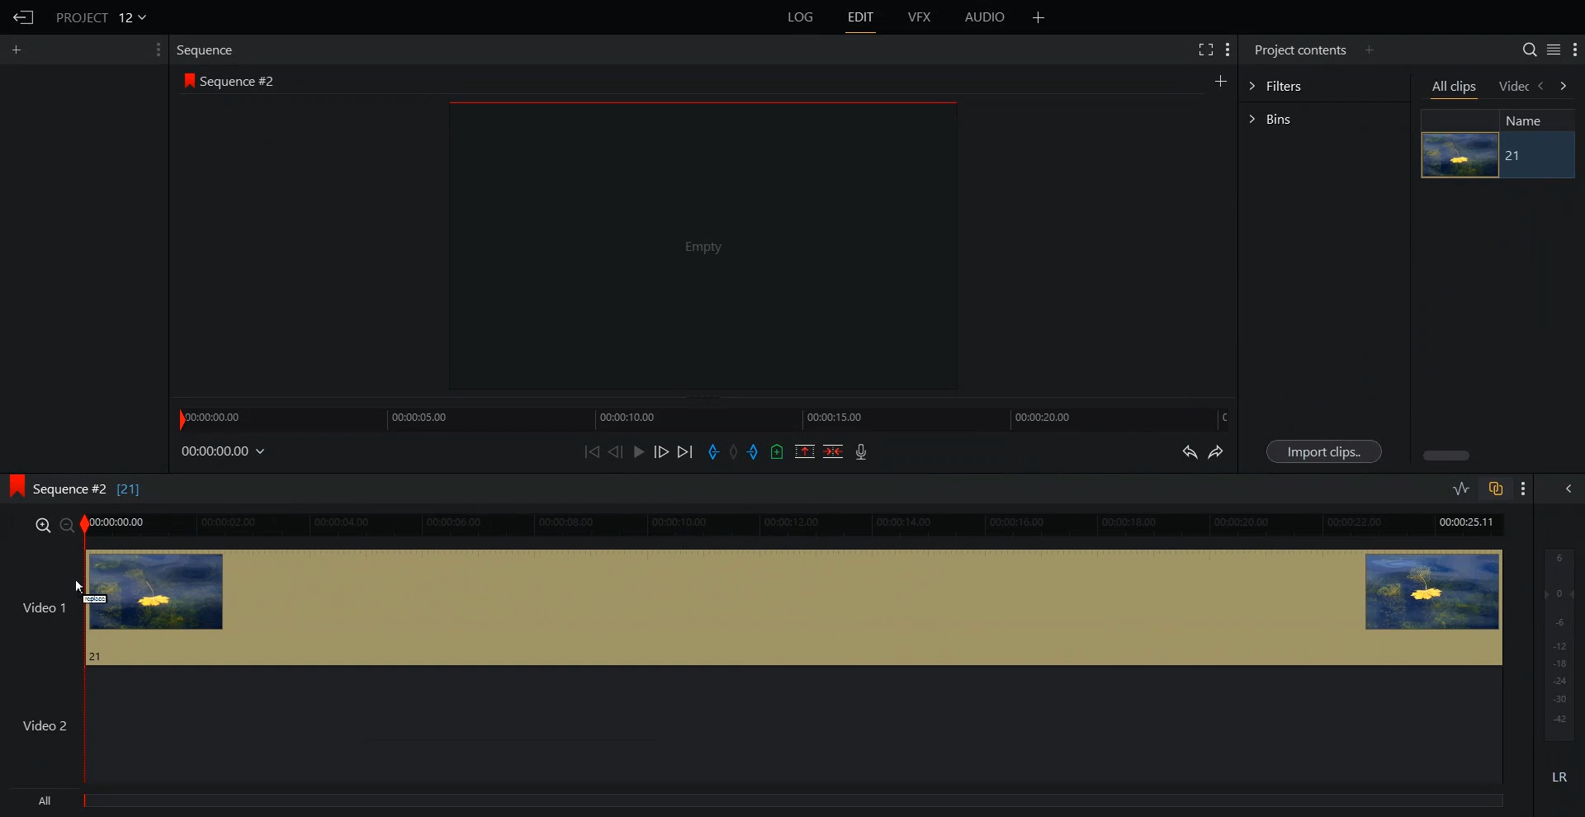 Image resolution: width=1585 pixels, height=817 pixels. I want to click on Import clips, so click(1322, 451).